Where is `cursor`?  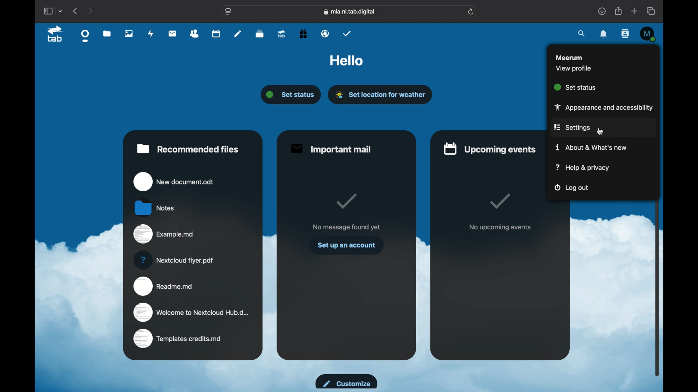 cursor is located at coordinates (601, 132).